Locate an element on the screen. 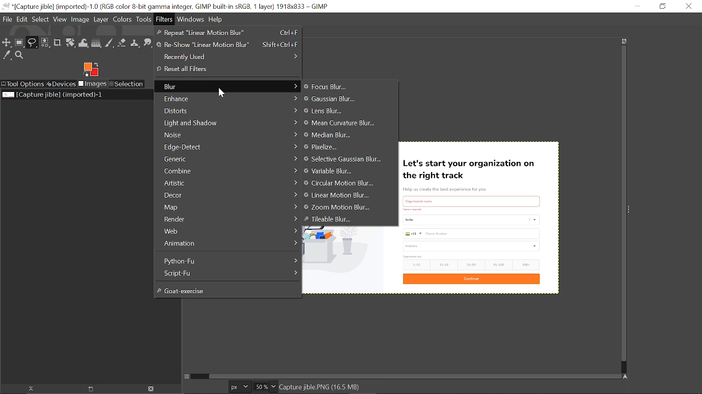 Image resolution: width=702 pixels, height=394 pixels. Zoom tool is located at coordinates (21, 56).